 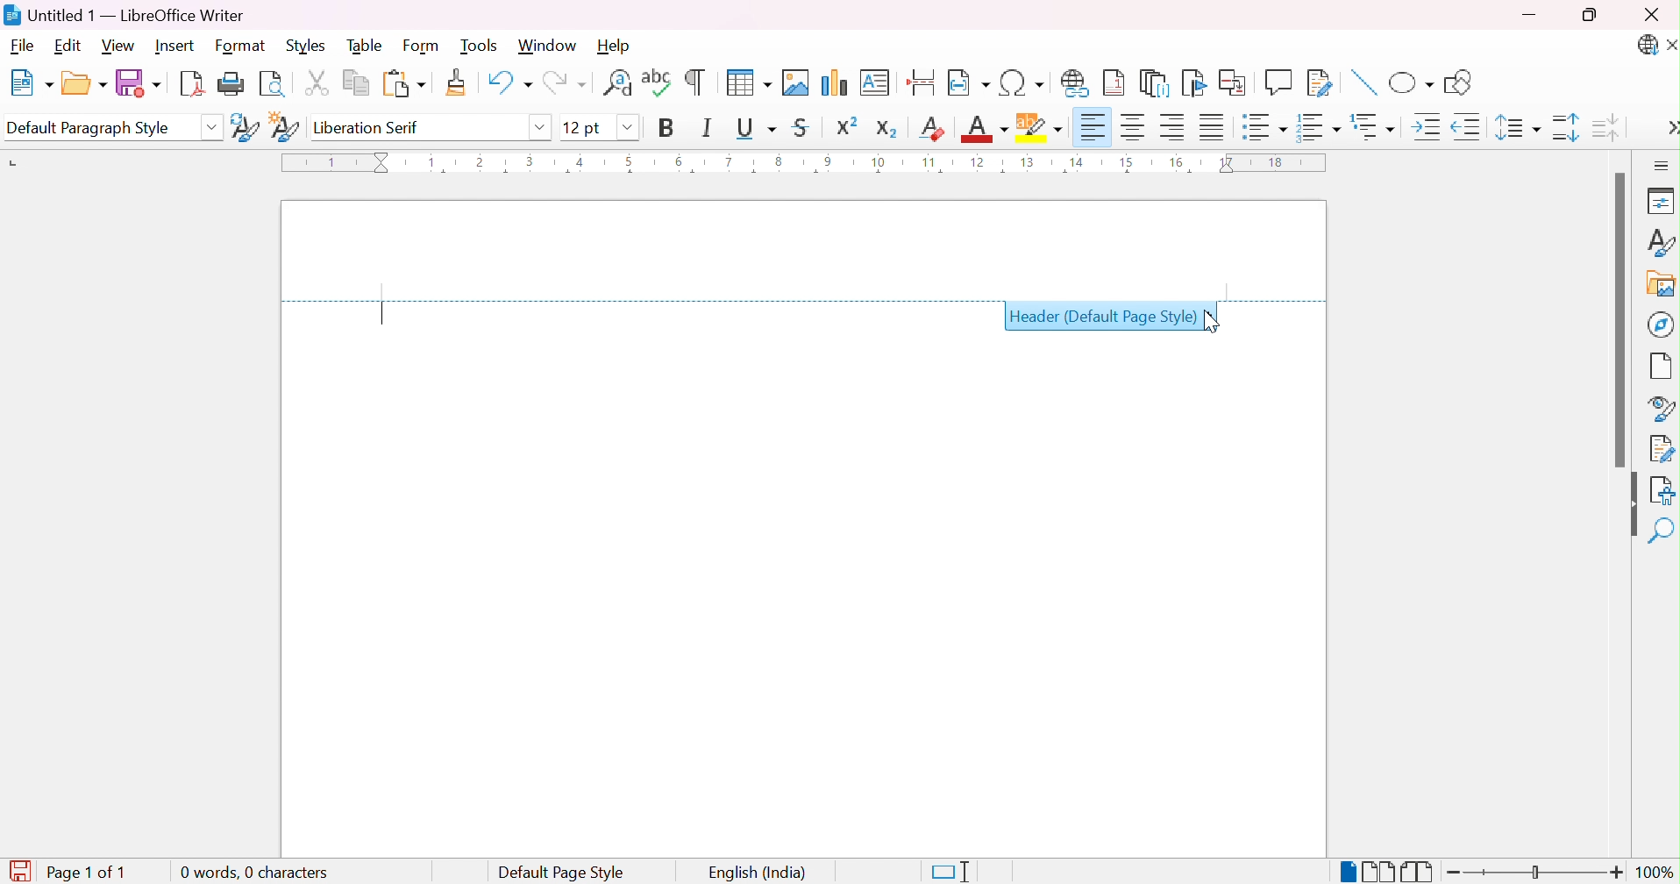 What do you see at coordinates (367, 126) in the screenshot?
I see `Liberation serif` at bounding box center [367, 126].